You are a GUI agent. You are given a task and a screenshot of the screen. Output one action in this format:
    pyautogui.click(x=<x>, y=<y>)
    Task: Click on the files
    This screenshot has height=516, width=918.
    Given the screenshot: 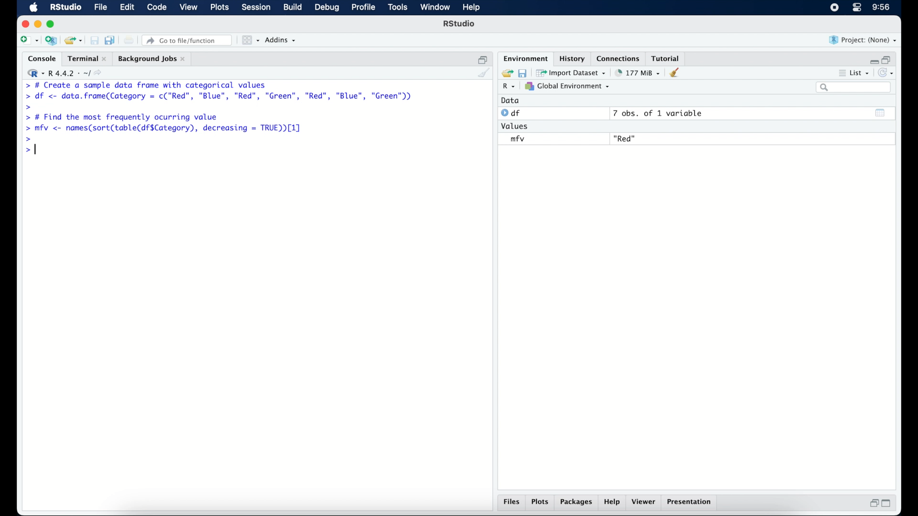 What is the action you would take?
    pyautogui.click(x=511, y=503)
    